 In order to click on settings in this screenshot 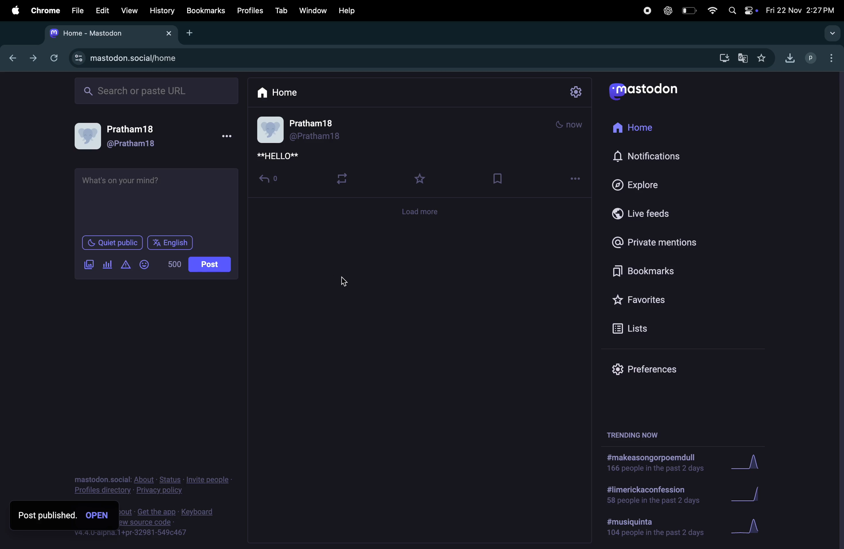, I will do `click(577, 92)`.